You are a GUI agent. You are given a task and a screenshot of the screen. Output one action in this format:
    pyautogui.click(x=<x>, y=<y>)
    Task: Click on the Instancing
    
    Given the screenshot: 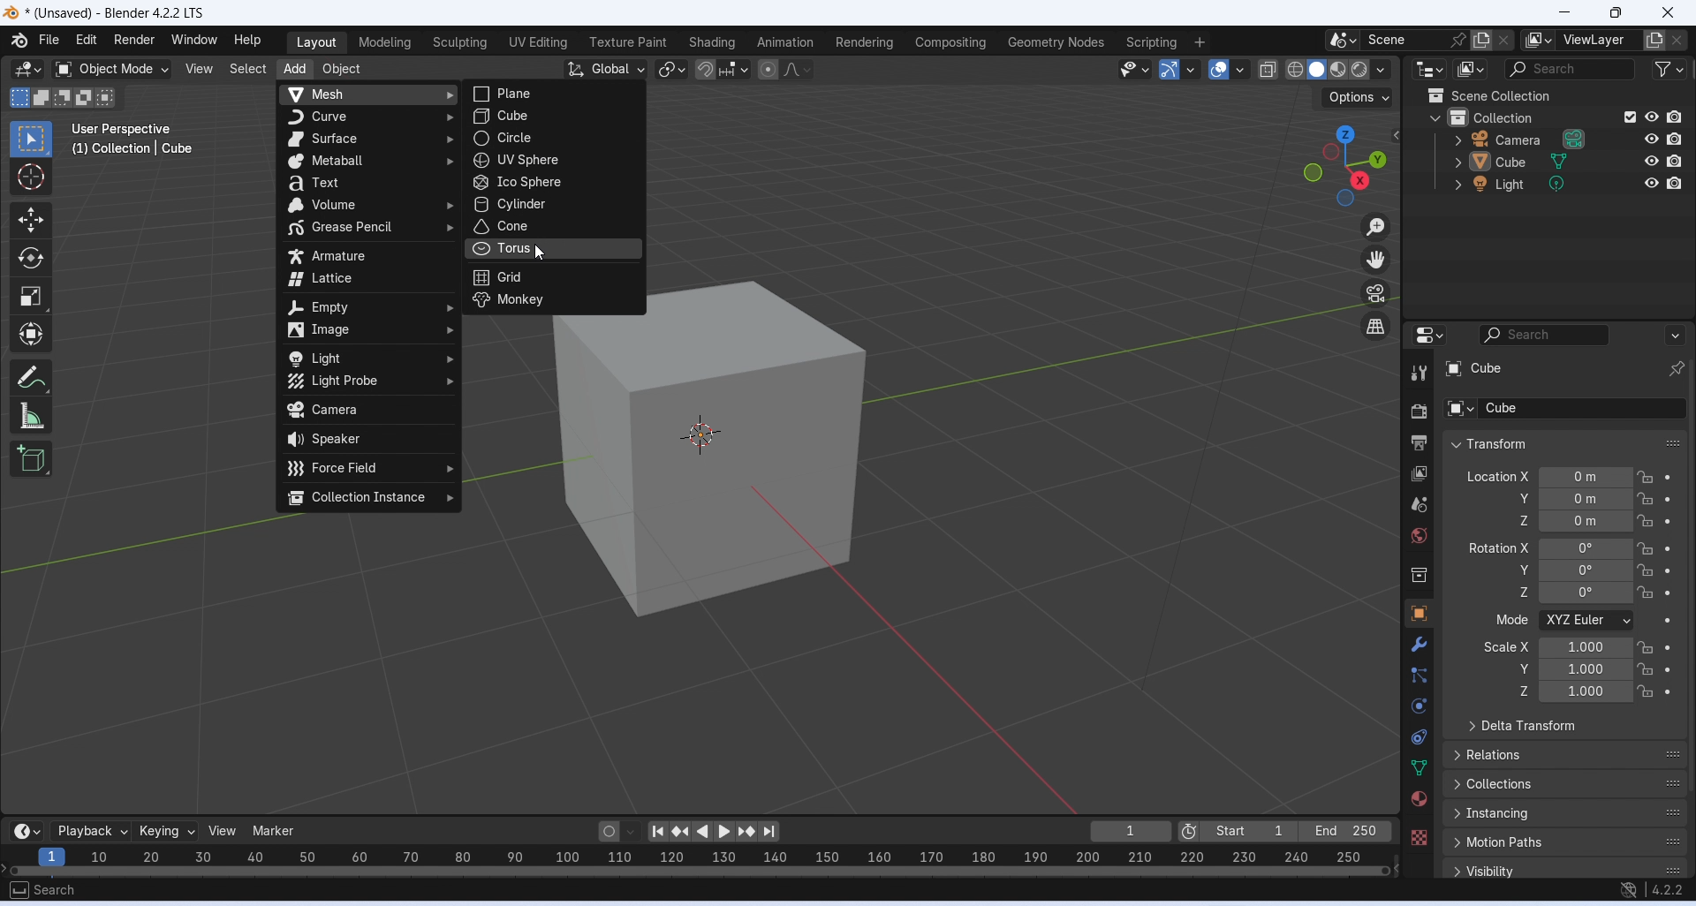 What is the action you would take?
    pyautogui.click(x=1566, y=814)
    